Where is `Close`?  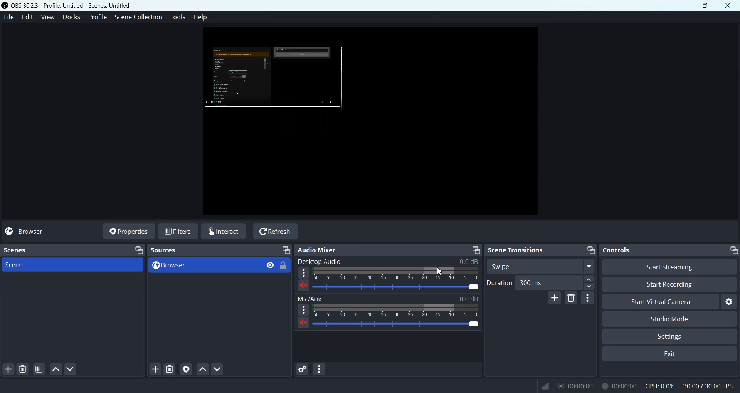 Close is located at coordinates (728, 5).